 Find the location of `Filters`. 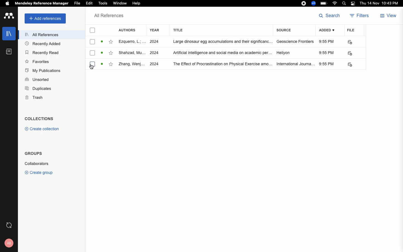

Filters is located at coordinates (360, 16).